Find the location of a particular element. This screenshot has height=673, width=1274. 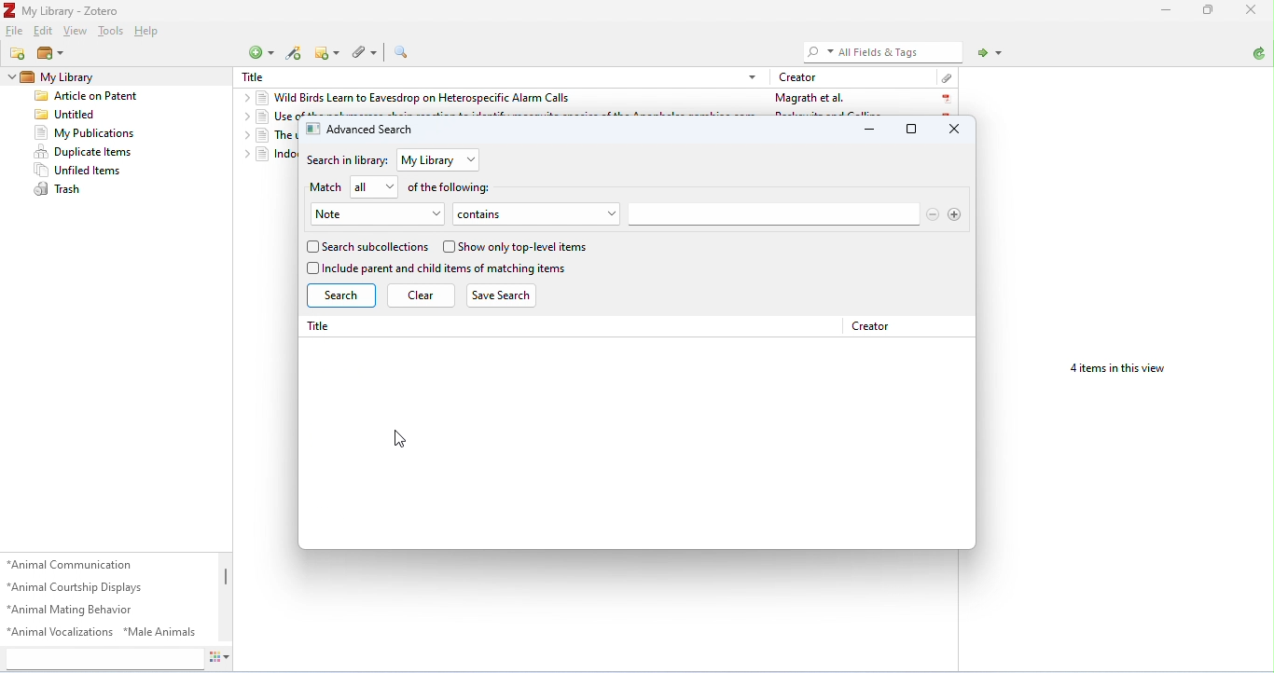

drop-down is located at coordinates (391, 186).